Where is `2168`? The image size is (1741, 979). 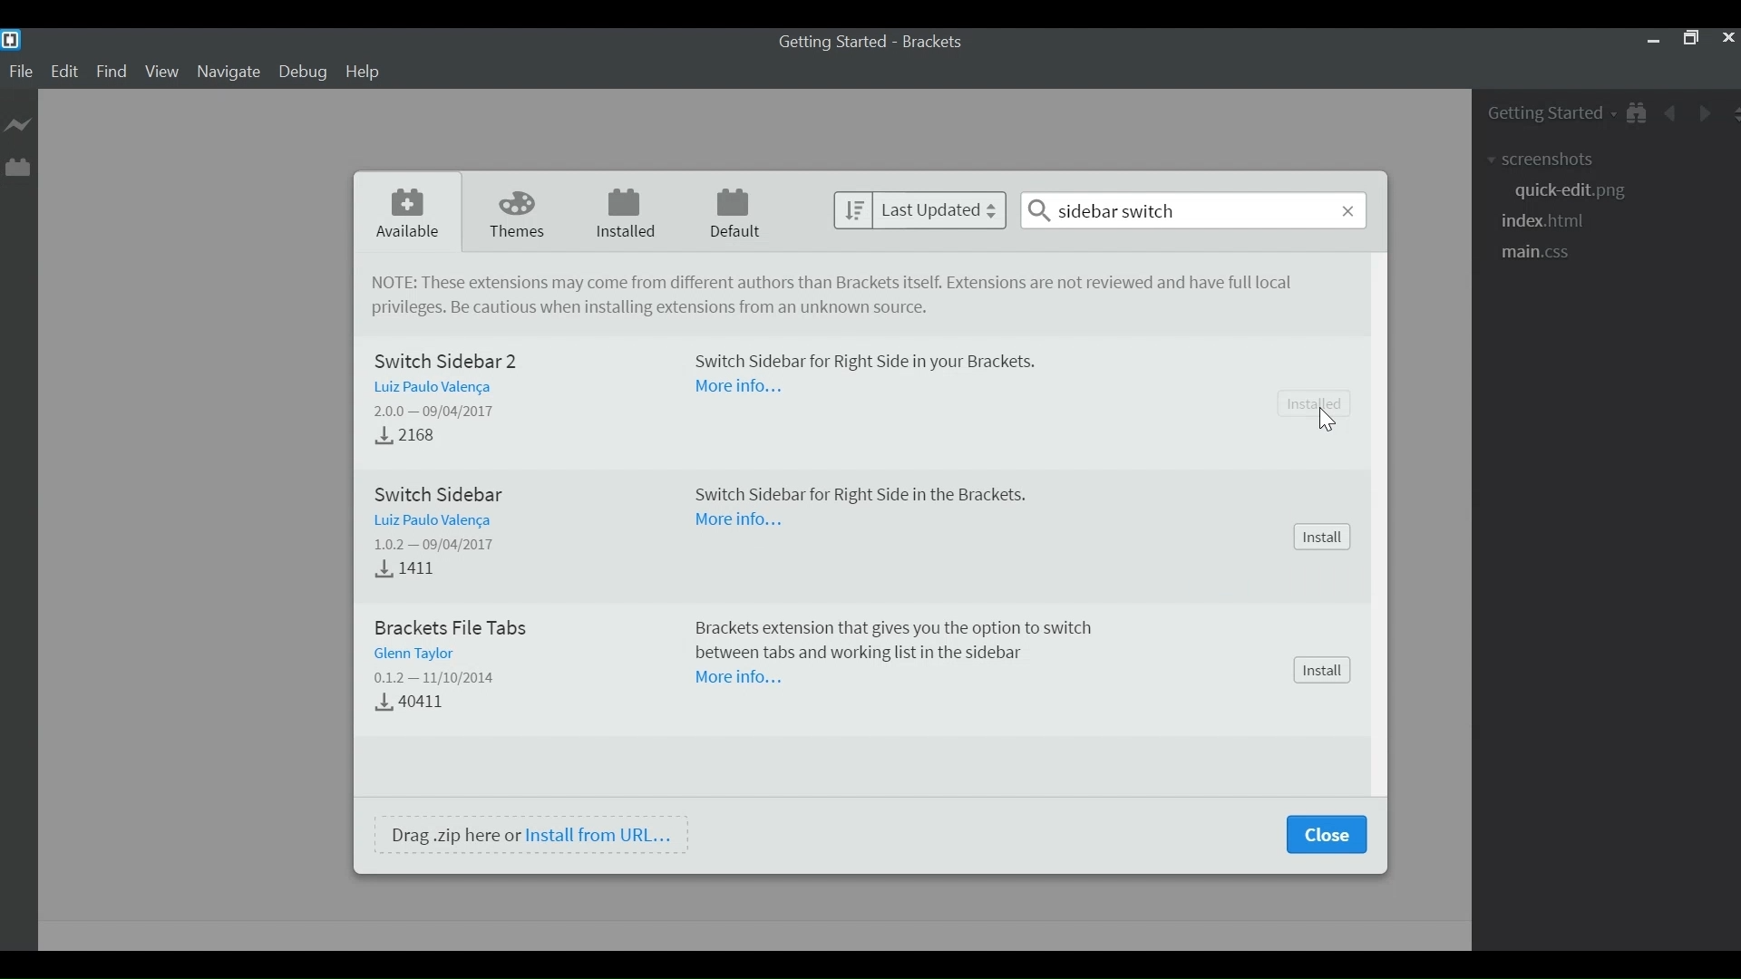 2168 is located at coordinates (404, 437).